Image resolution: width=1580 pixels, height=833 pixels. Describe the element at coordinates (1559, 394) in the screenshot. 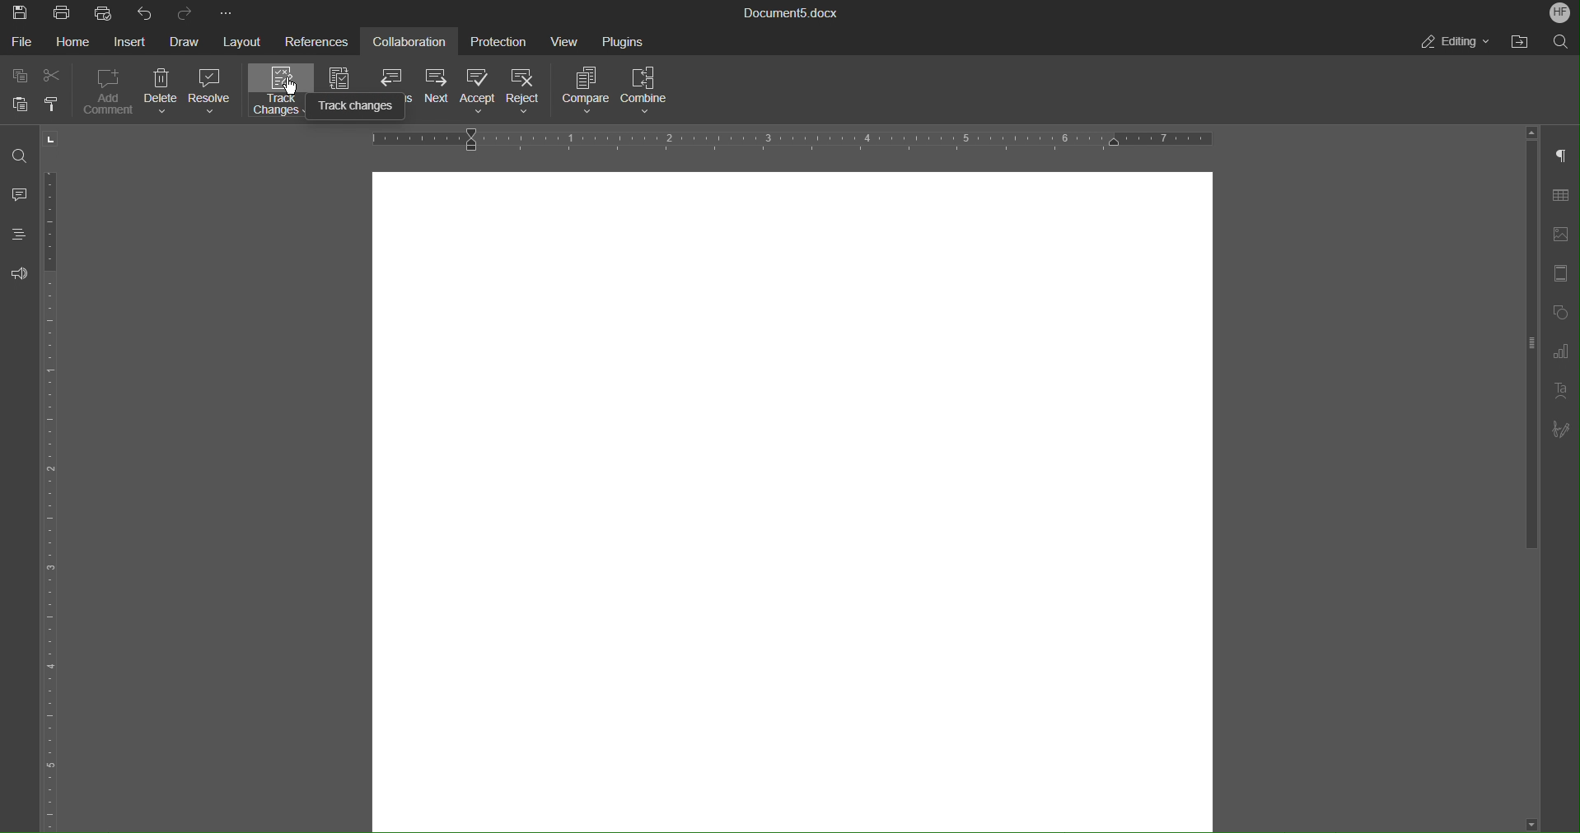

I see `Text Art` at that location.